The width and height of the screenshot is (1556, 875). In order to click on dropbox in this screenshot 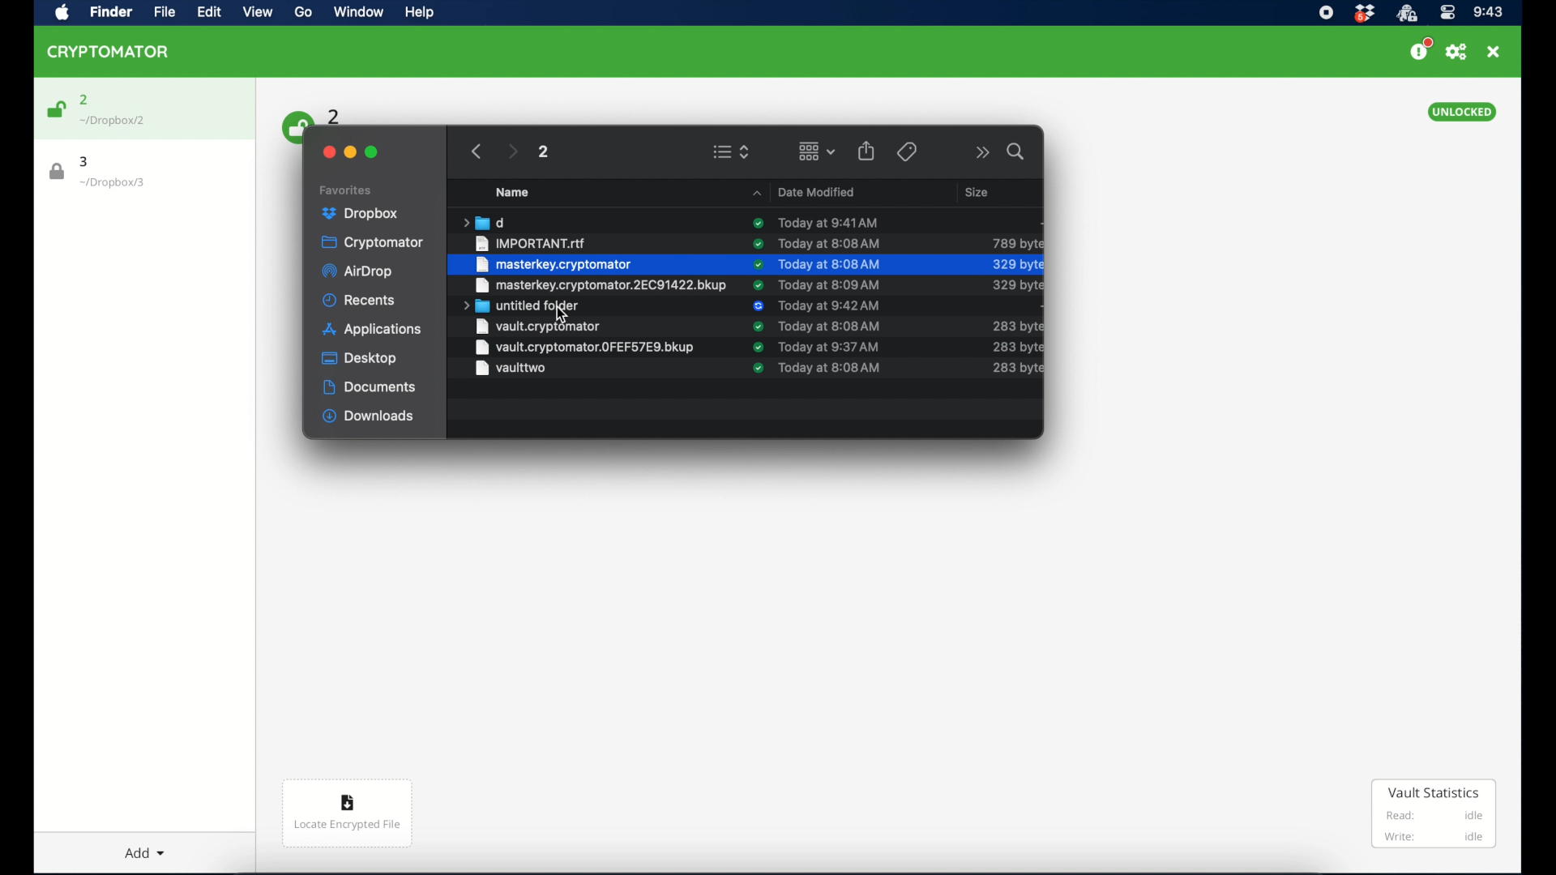, I will do `click(361, 214)`.